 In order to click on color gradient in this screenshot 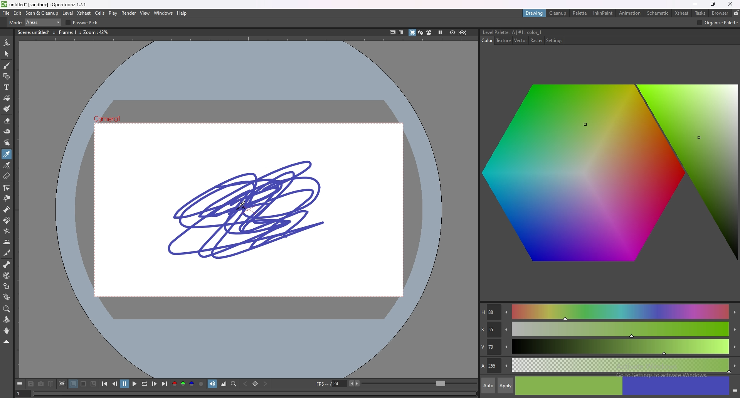, I will do `click(612, 176)`.